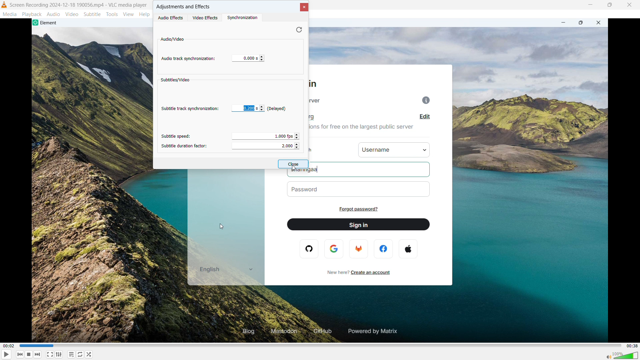 The height and width of the screenshot is (360, 640). Describe the element at coordinates (241, 18) in the screenshot. I see `synchronization` at that location.